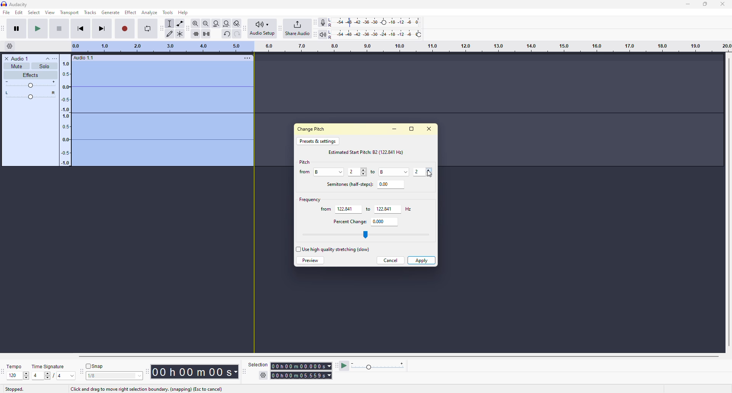 This screenshot has height=393, width=732. Describe the element at coordinates (323, 34) in the screenshot. I see `playback meter` at that location.